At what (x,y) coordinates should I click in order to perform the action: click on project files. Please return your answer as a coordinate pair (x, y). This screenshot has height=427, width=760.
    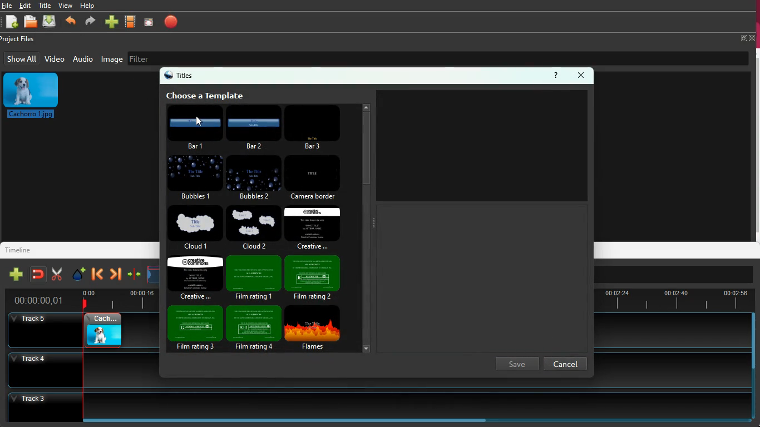
    Looking at the image, I should click on (20, 39).